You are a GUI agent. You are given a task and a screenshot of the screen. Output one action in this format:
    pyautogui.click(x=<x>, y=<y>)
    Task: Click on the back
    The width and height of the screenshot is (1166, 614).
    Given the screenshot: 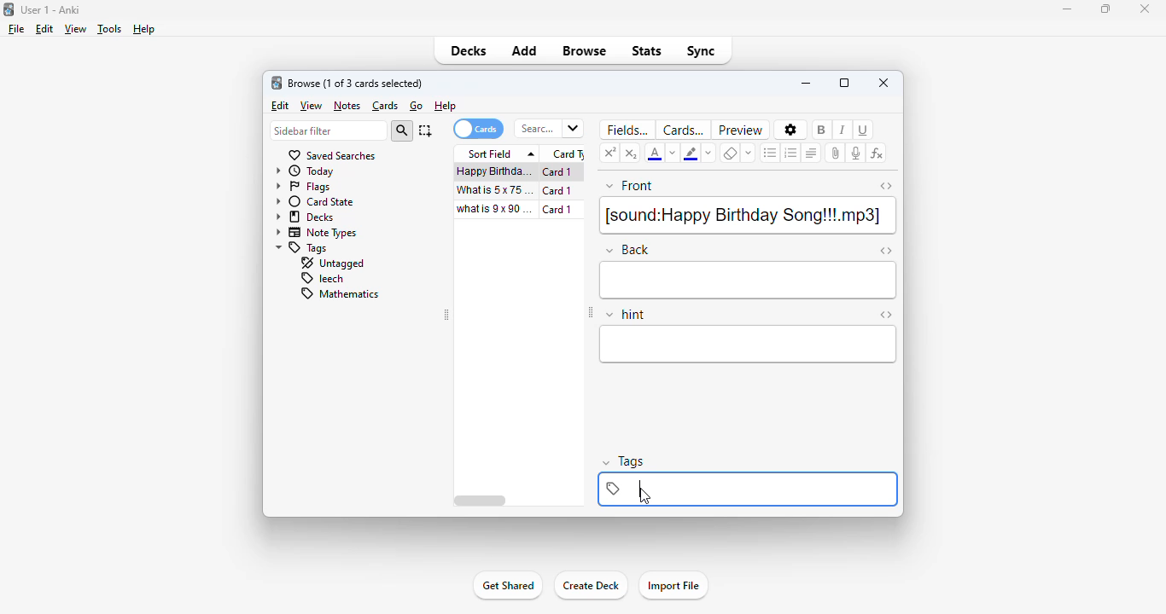 What is the action you would take?
    pyautogui.click(x=627, y=249)
    